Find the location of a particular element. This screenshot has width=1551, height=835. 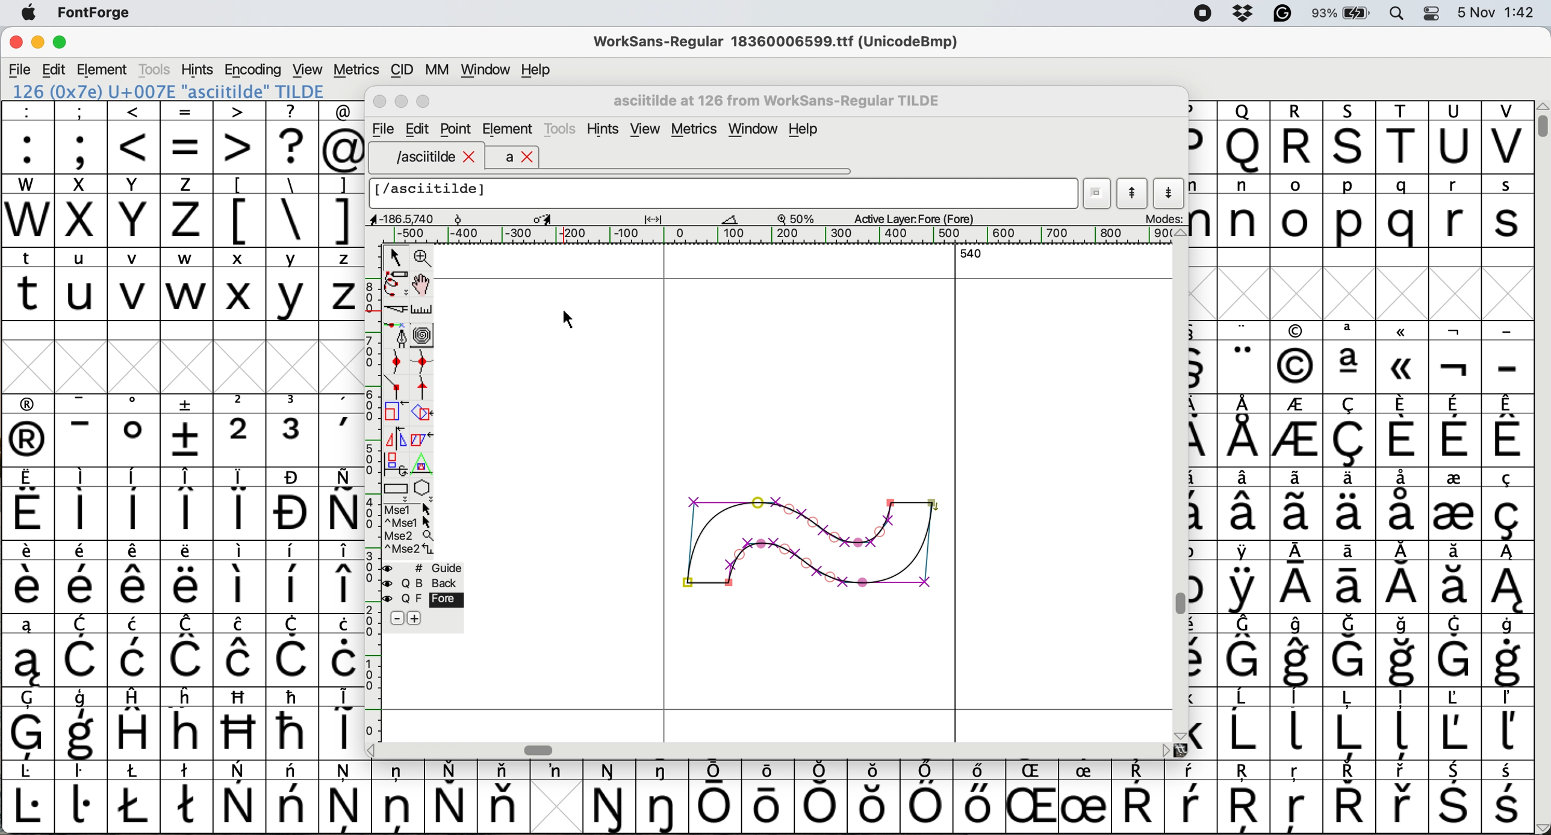

2 is located at coordinates (240, 430).